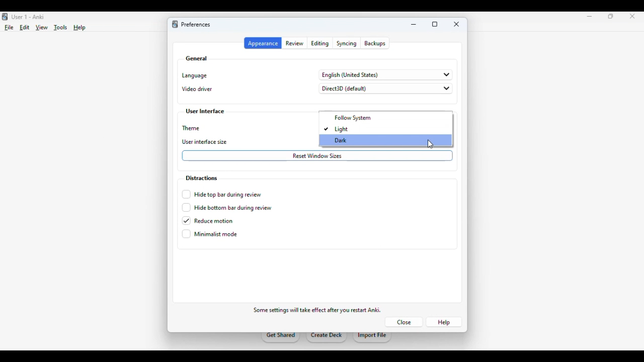 The image size is (644, 362). I want to click on backups, so click(375, 43).